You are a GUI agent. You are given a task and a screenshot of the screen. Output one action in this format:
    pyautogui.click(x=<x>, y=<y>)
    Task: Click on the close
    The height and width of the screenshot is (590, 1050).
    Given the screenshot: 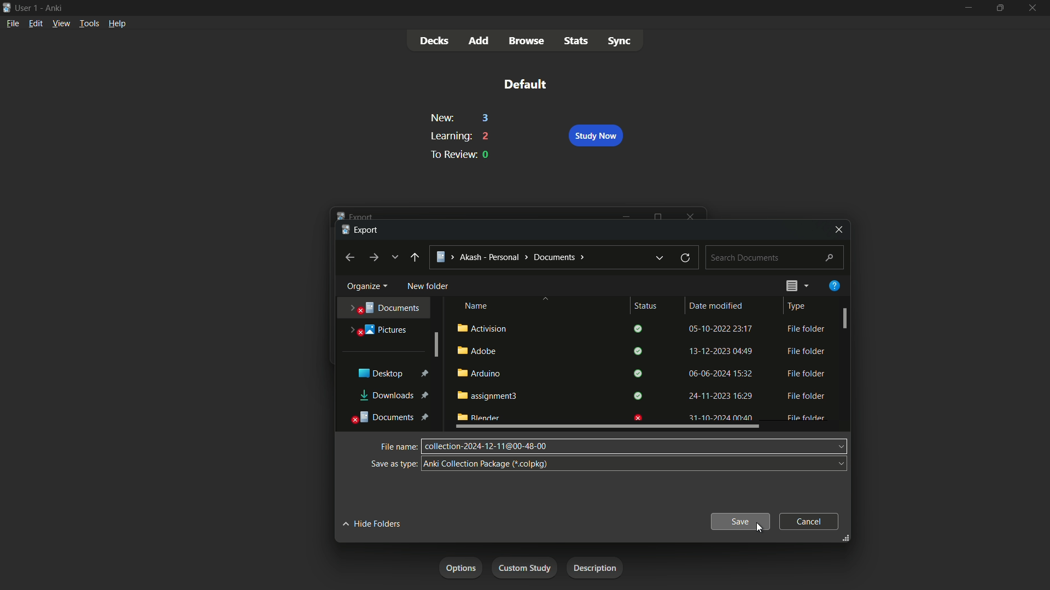 What is the action you would take?
    pyautogui.click(x=692, y=215)
    